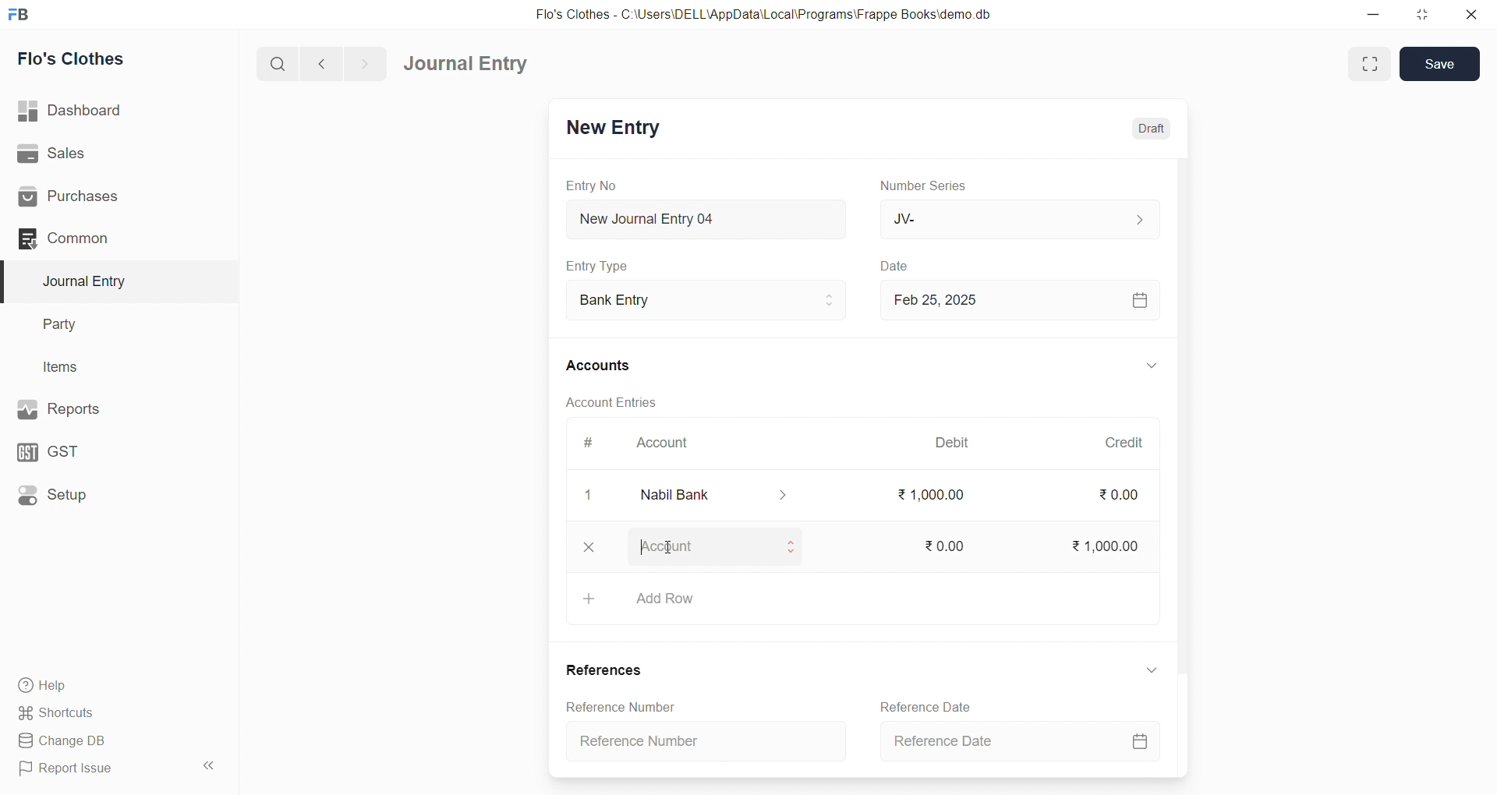 The image size is (1497, 795). What do you see at coordinates (111, 281) in the screenshot?
I see `Journal Entry` at bounding box center [111, 281].